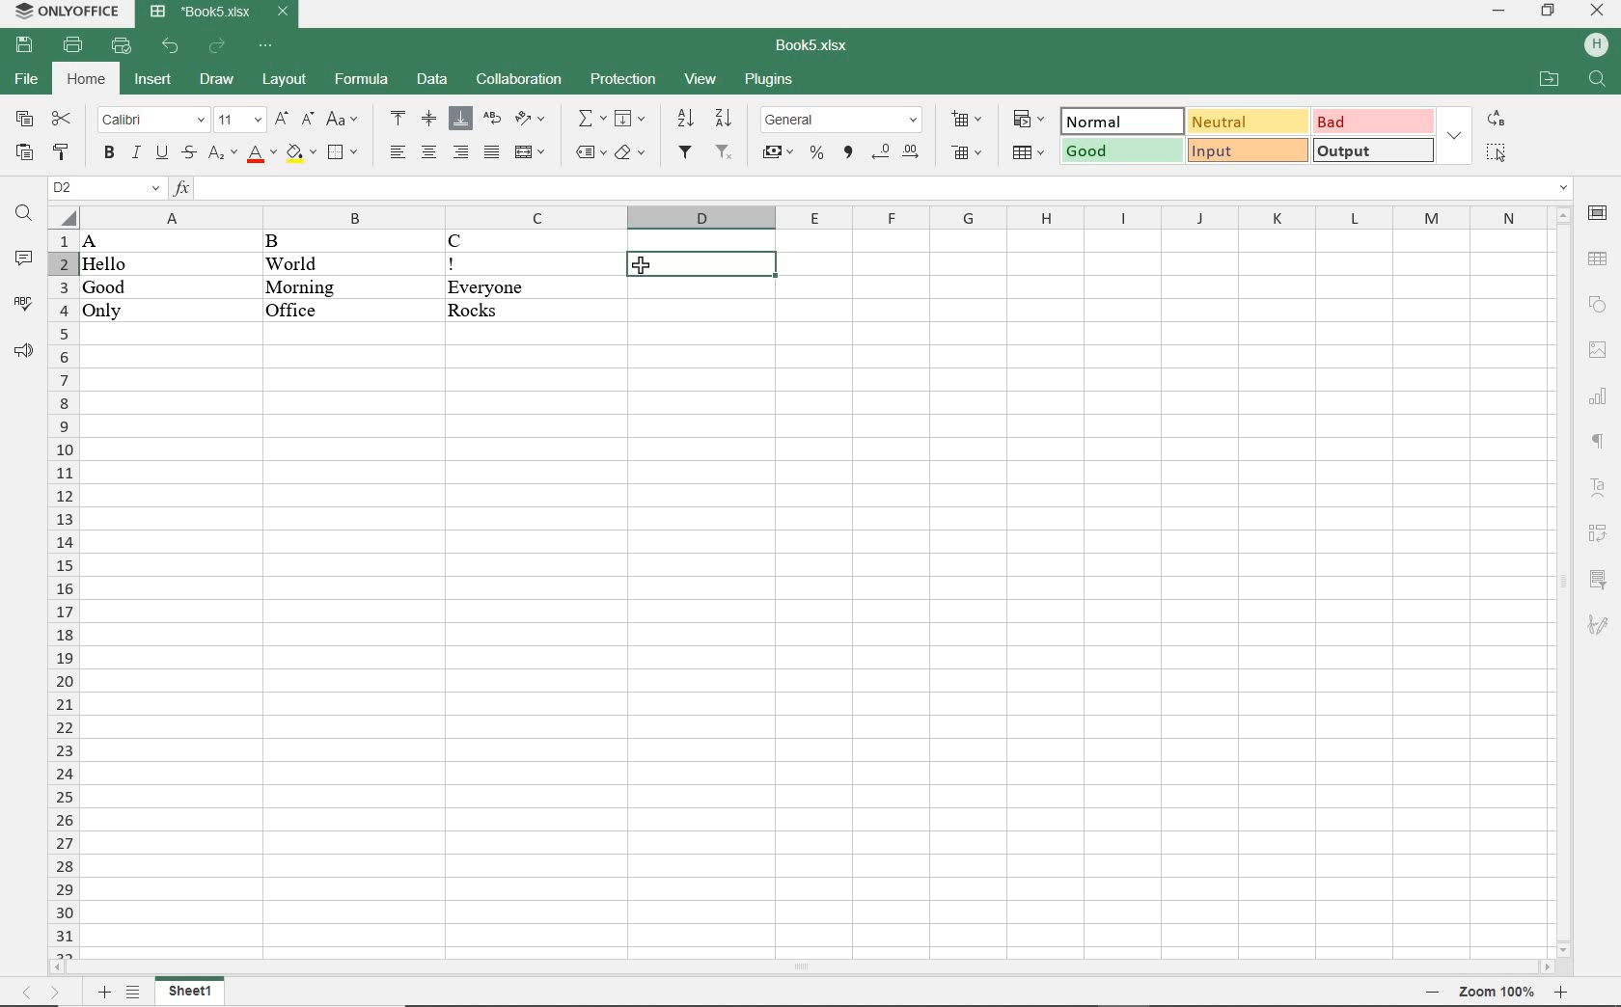 The width and height of the screenshot is (1621, 1007). I want to click on feedback & support, so click(24, 353).